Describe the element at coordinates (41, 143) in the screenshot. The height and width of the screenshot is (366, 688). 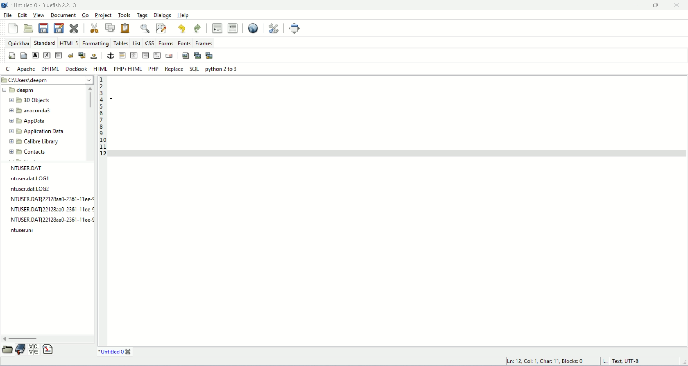
I see `folder name` at that location.